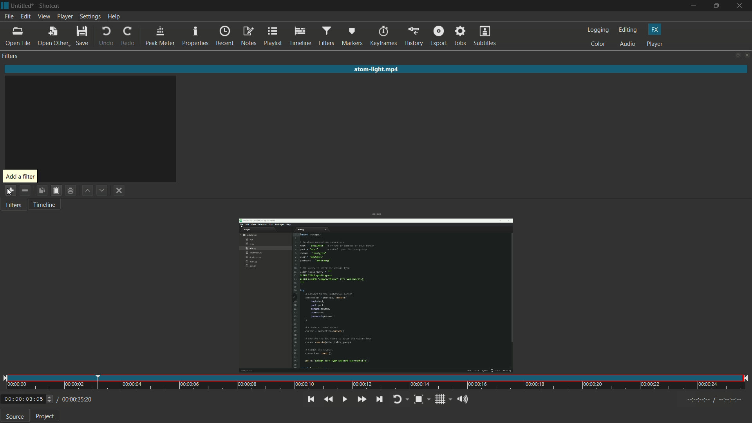 The height and width of the screenshot is (423, 752). What do you see at coordinates (160, 36) in the screenshot?
I see `peak meter` at bounding box center [160, 36].